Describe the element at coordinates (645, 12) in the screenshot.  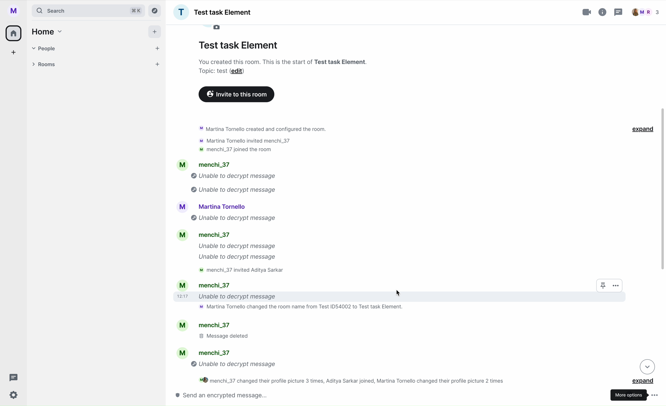
I see `people` at that location.